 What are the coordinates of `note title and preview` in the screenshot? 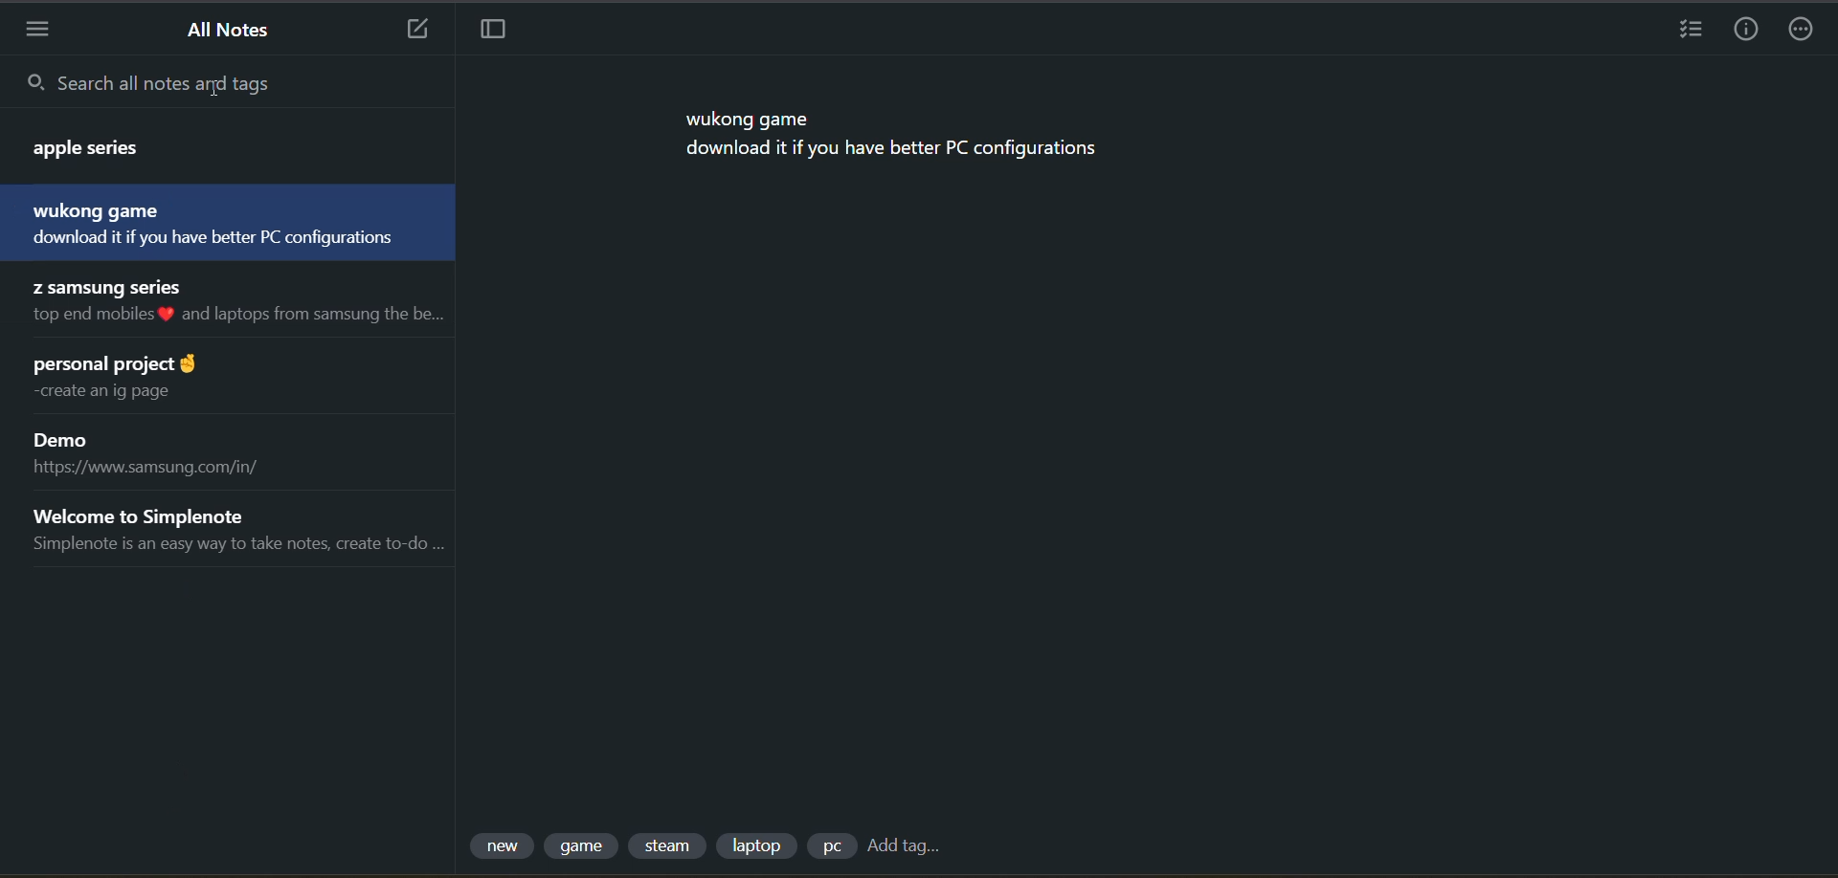 It's located at (225, 157).